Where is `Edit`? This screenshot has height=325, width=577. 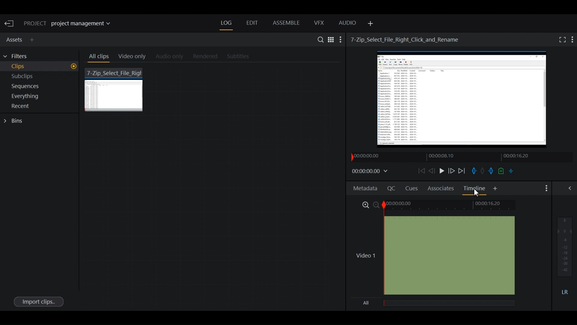 Edit is located at coordinates (252, 23).